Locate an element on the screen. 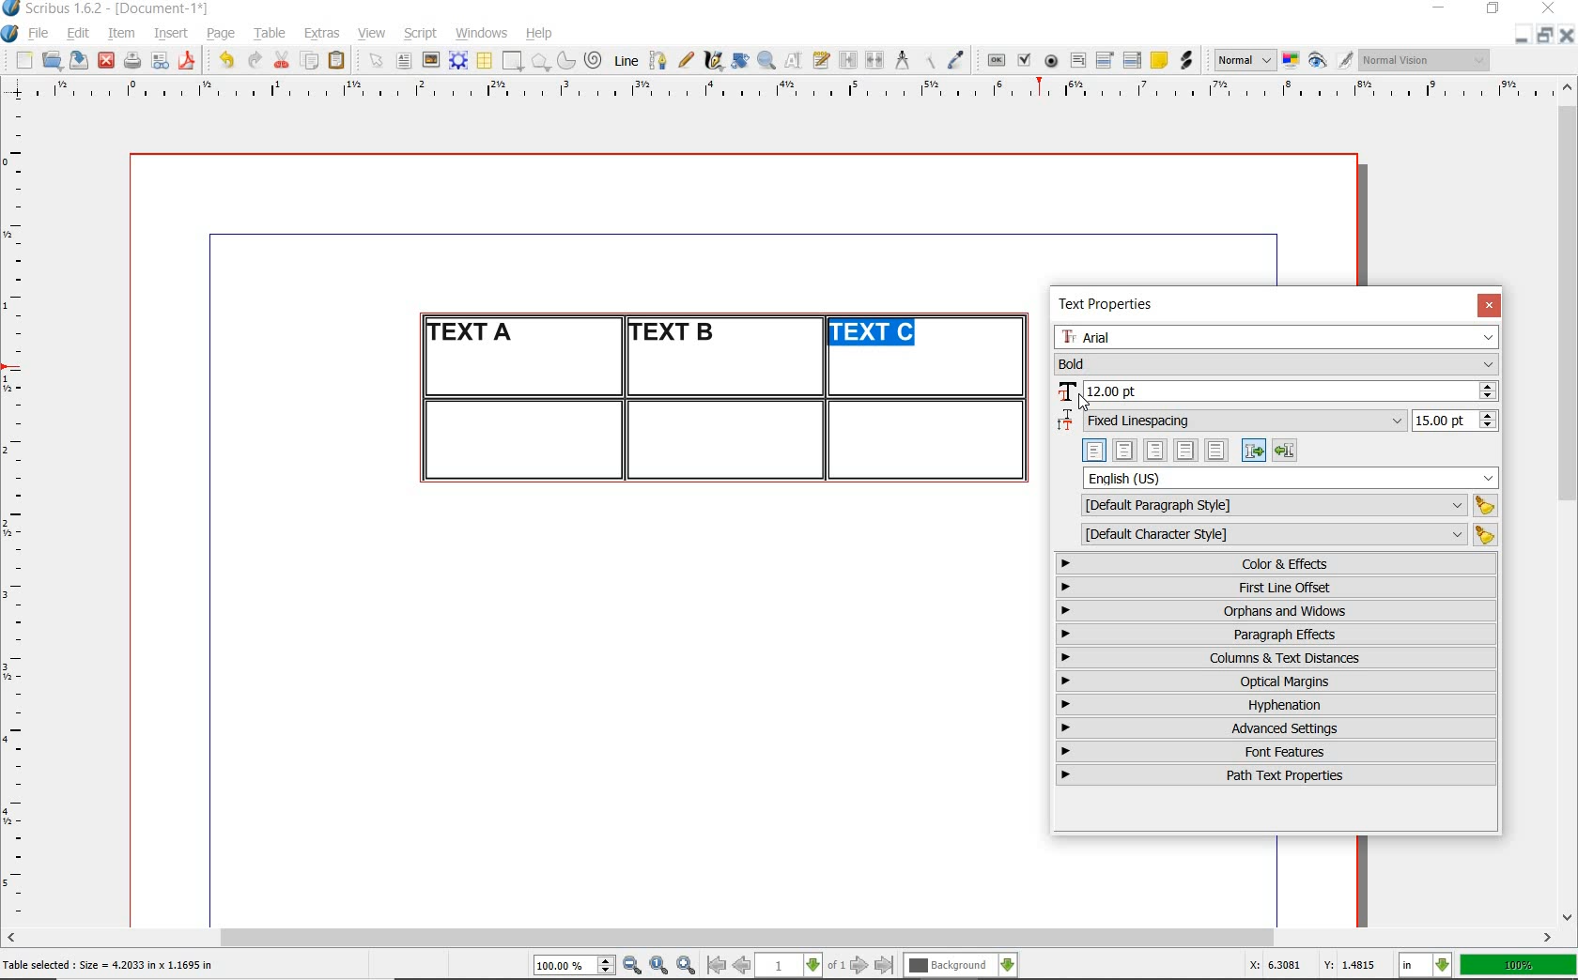 The width and height of the screenshot is (1578, 980). go to last page is located at coordinates (885, 966).